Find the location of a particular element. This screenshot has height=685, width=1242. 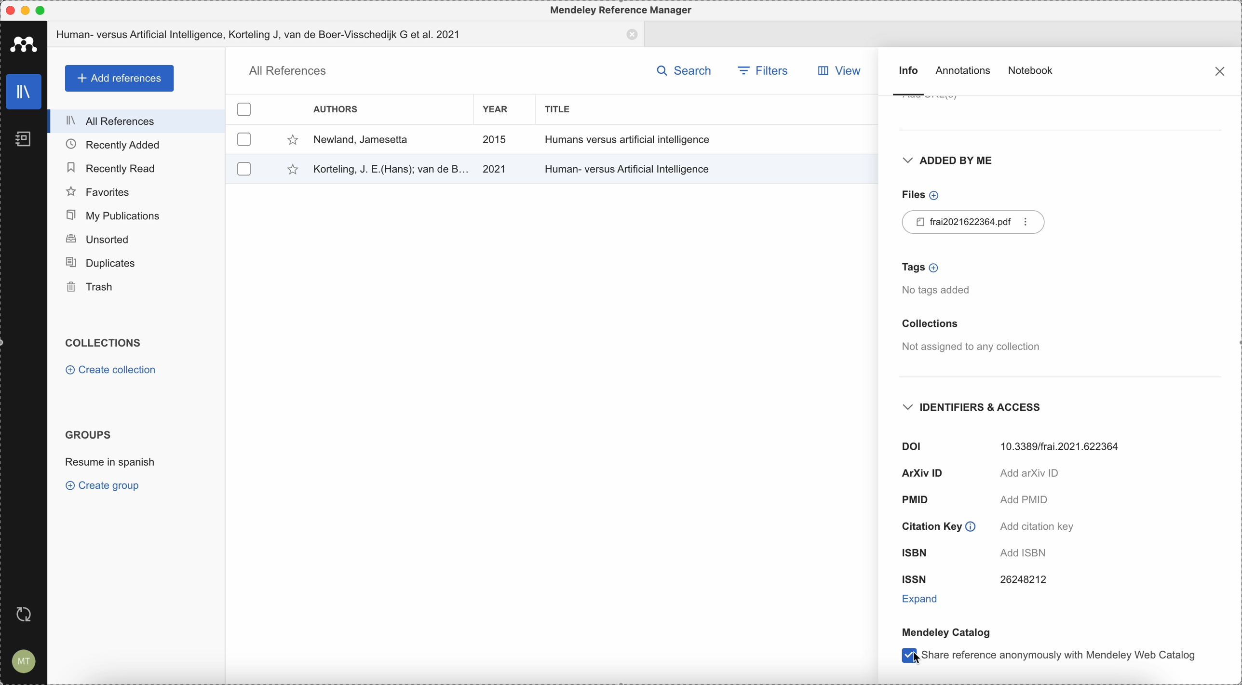

authors is located at coordinates (337, 108).